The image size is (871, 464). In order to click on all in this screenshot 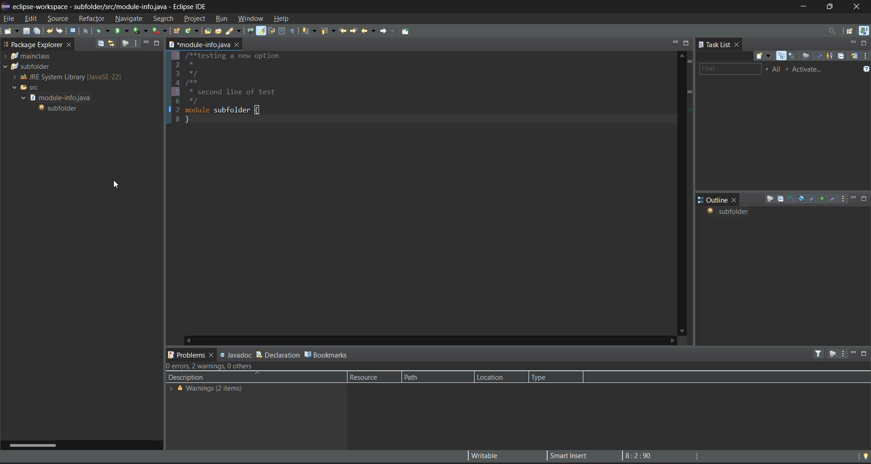, I will do `click(777, 69)`.